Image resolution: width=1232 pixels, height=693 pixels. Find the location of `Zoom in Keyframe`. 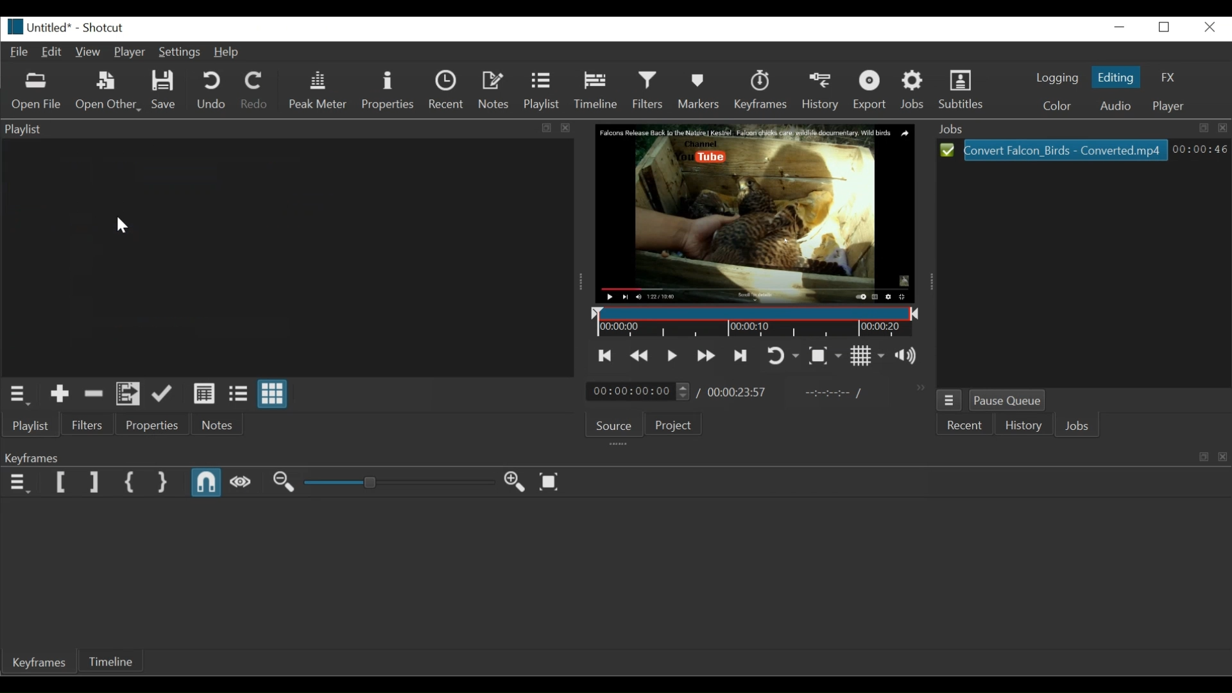

Zoom in Keyframe is located at coordinates (513, 483).